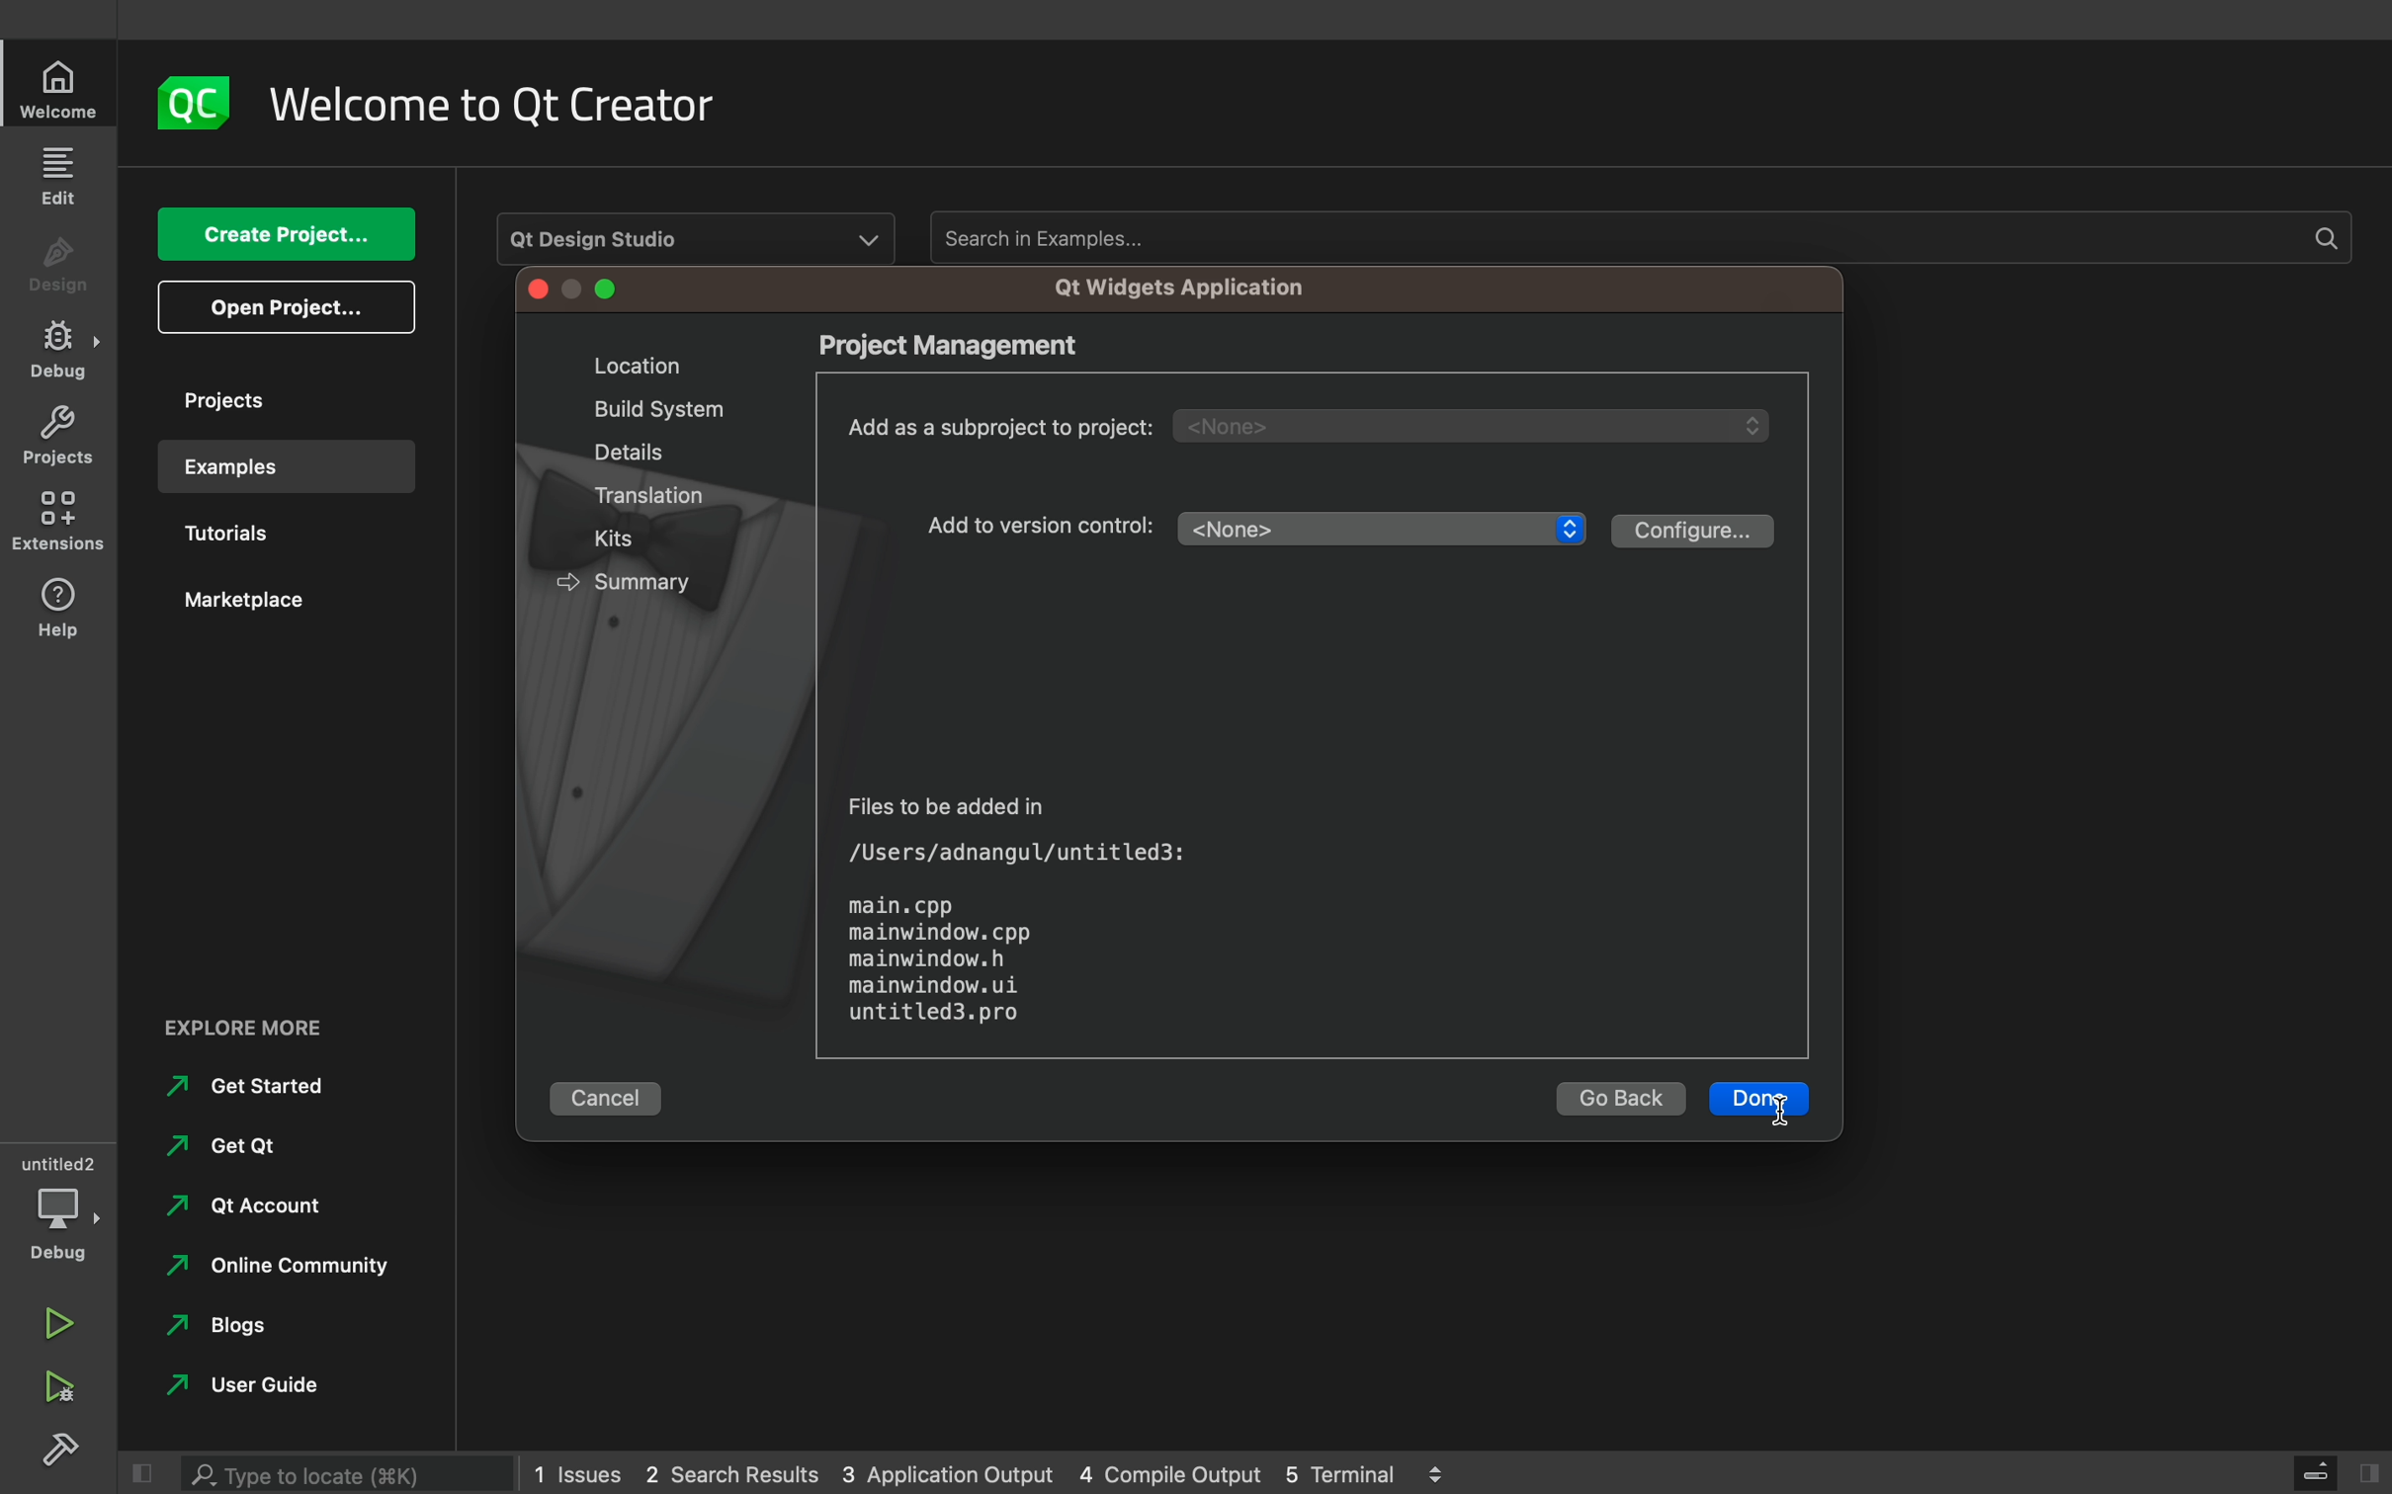 This screenshot has height=1494, width=2392. Describe the element at coordinates (65, 1452) in the screenshot. I see `` at that location.